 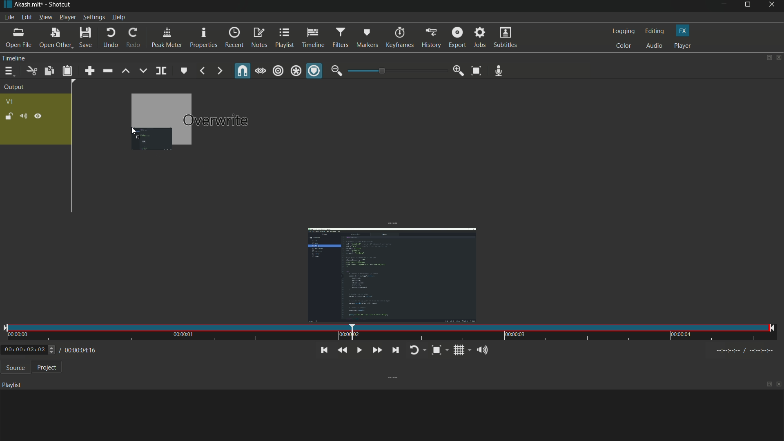 What do you see at coordinates (143, 70) in the screenshot?
I see `overwrite` at bounding box center [143, 70].